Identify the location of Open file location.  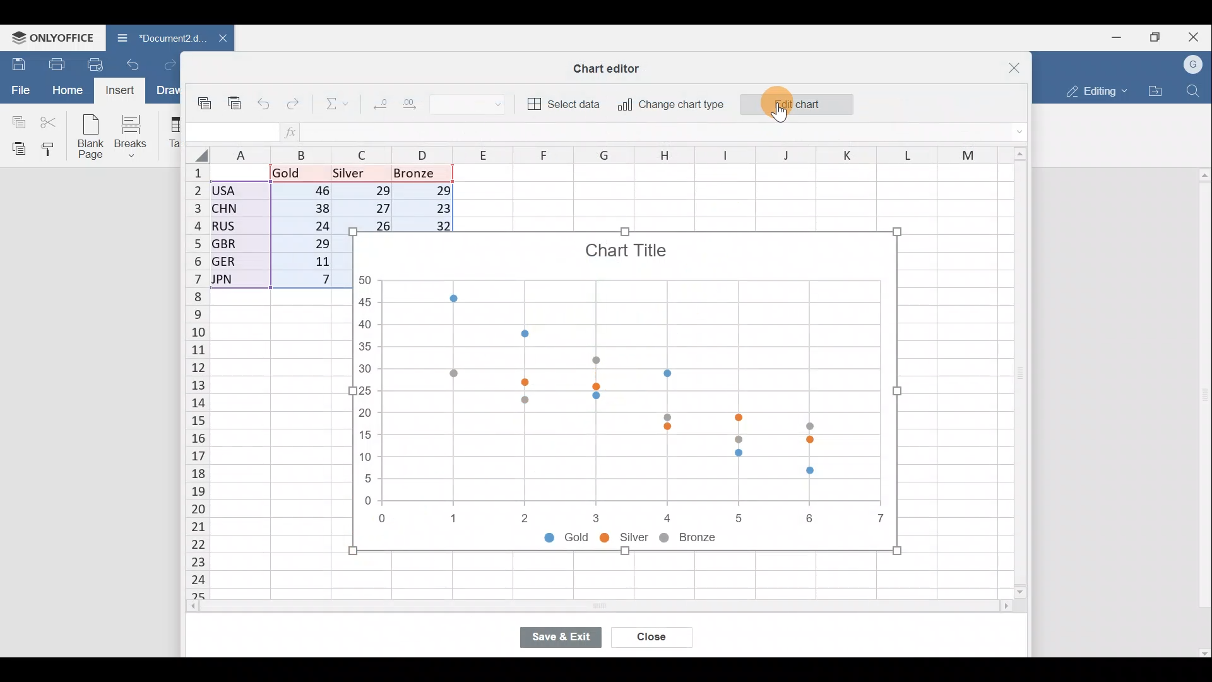
(1156, 90).